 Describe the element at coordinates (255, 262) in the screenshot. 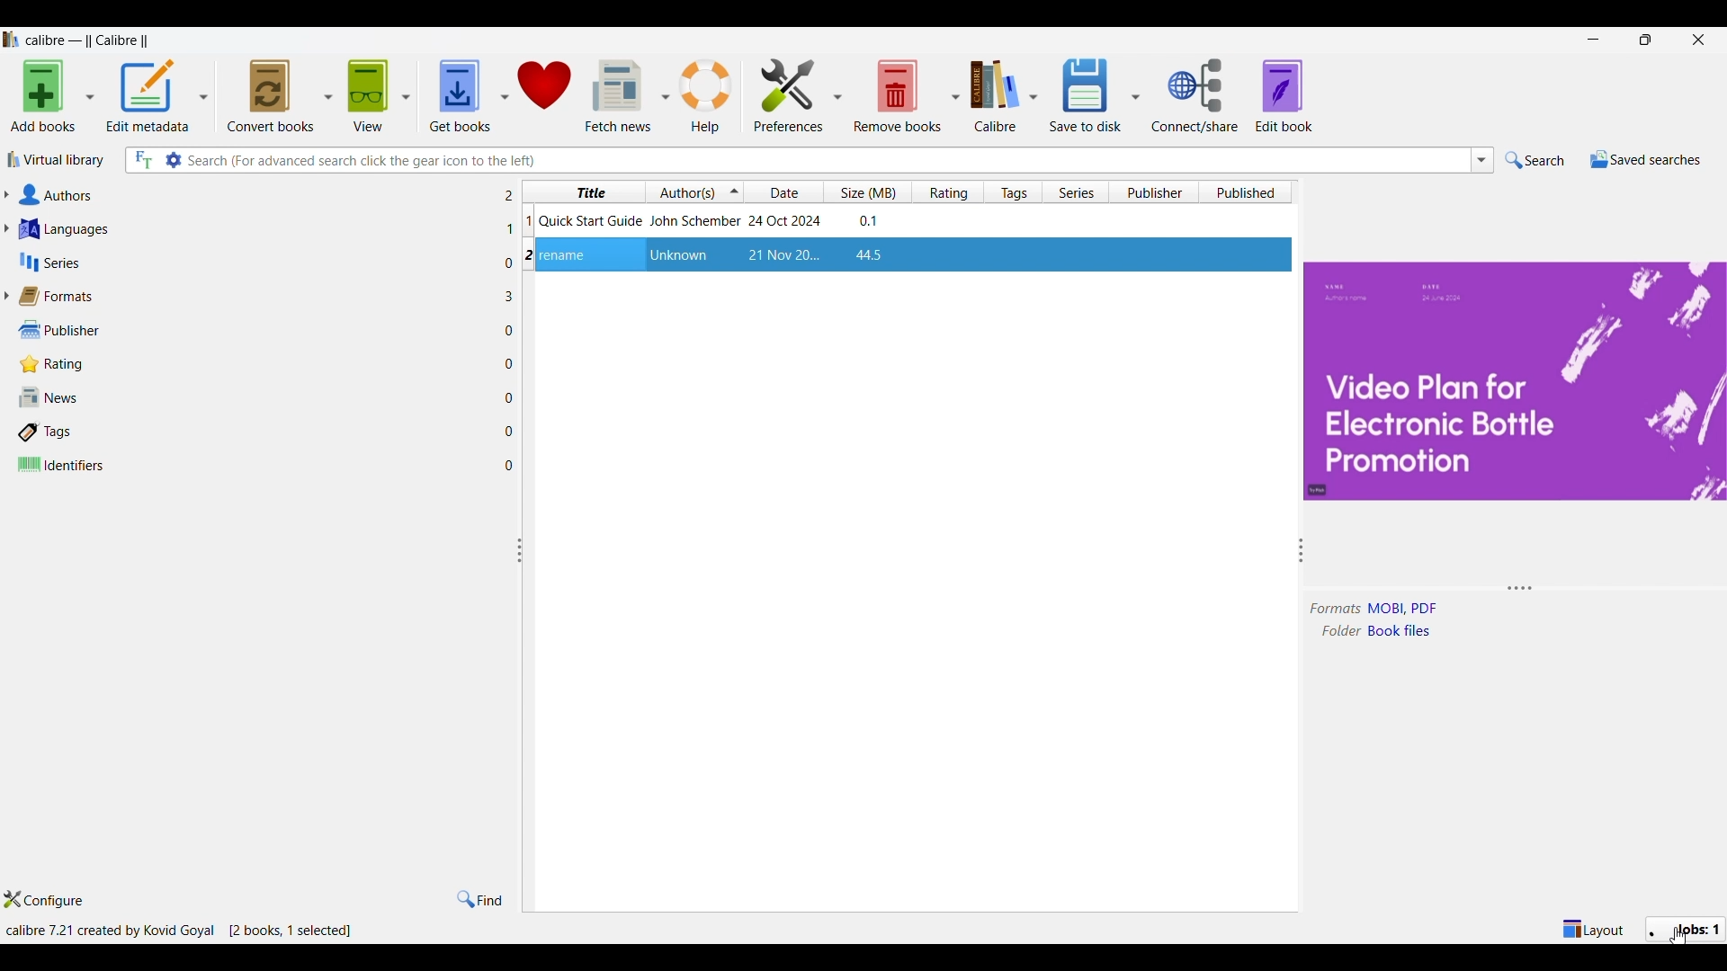

I see `Series` at that location.